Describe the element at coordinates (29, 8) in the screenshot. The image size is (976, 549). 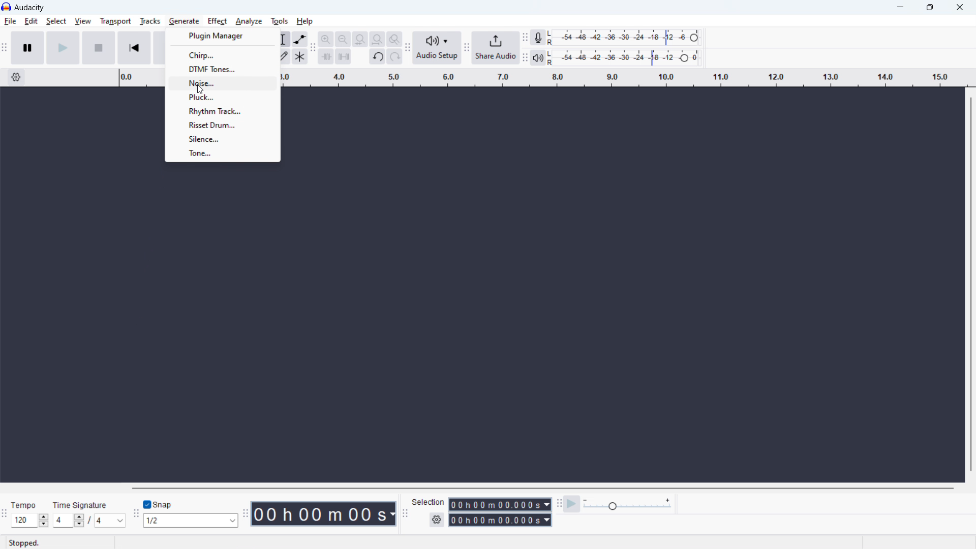
I see `title` at that location.